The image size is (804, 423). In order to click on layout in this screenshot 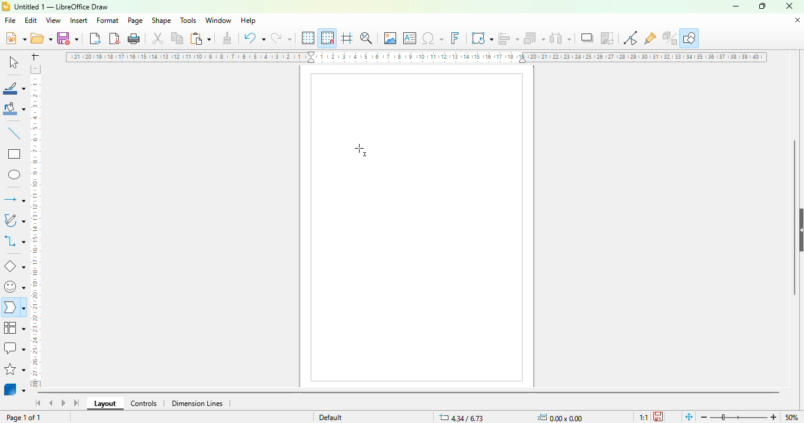, I will do `click(105, 404)`.